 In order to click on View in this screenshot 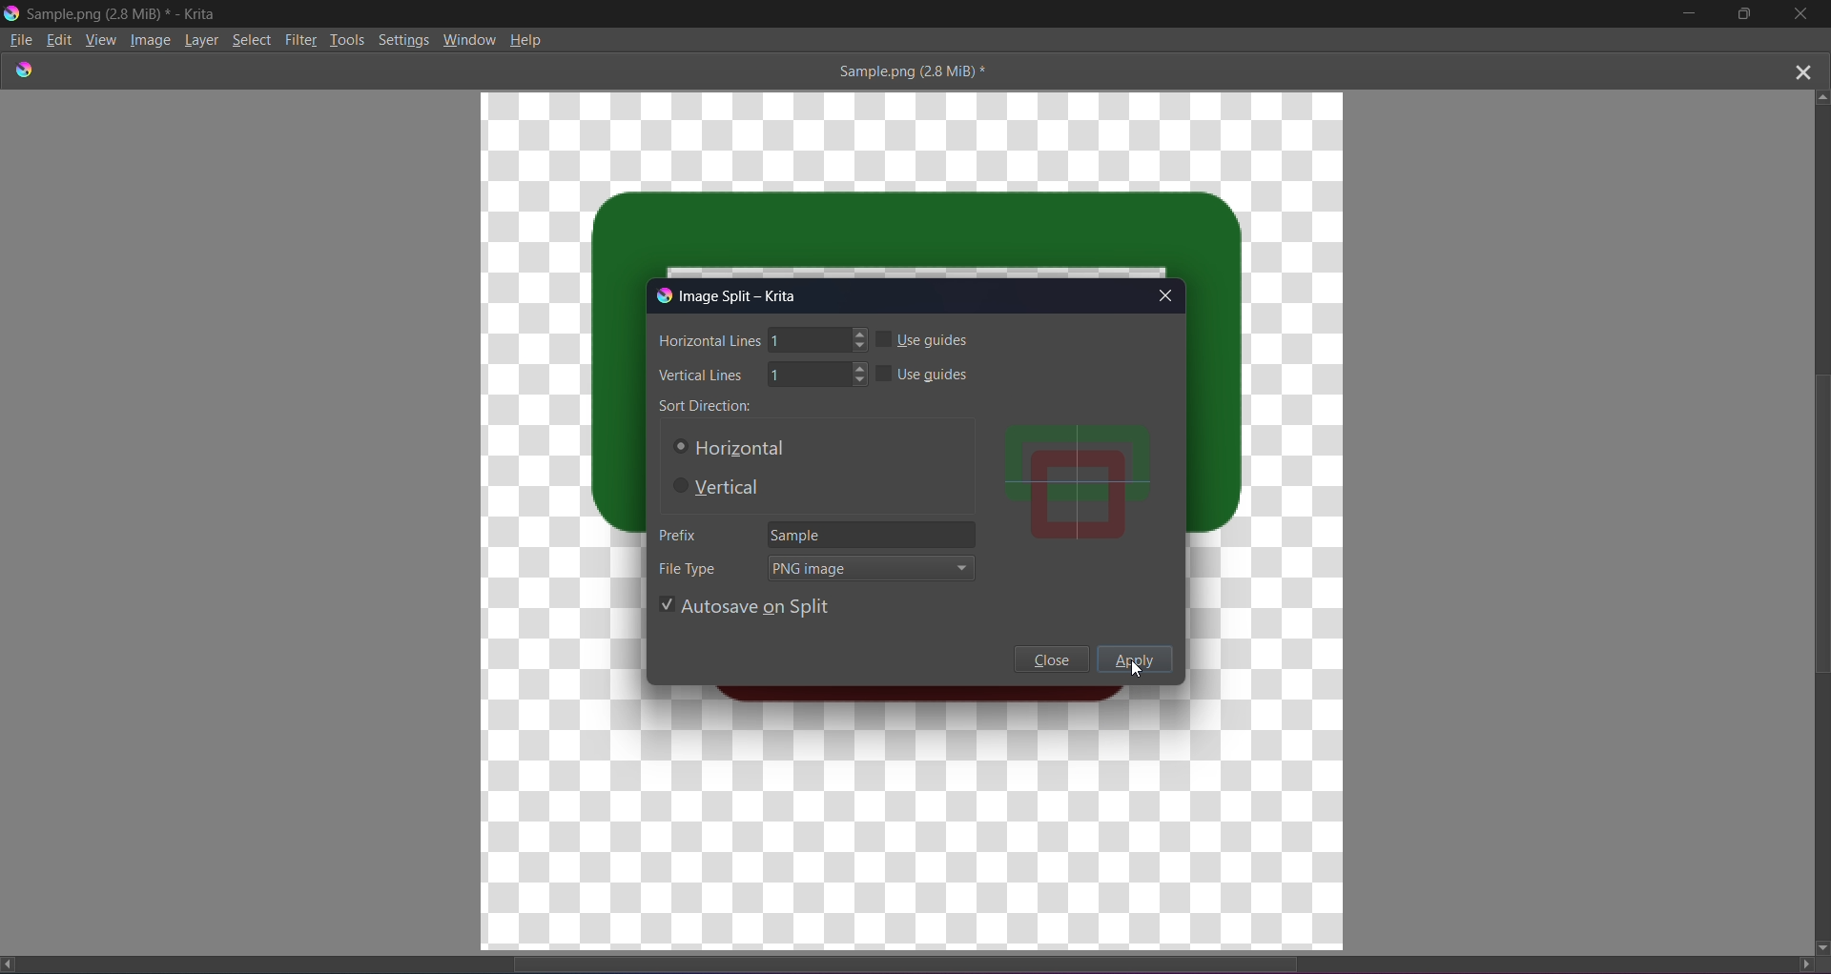, I will do `click(101, 41)`.